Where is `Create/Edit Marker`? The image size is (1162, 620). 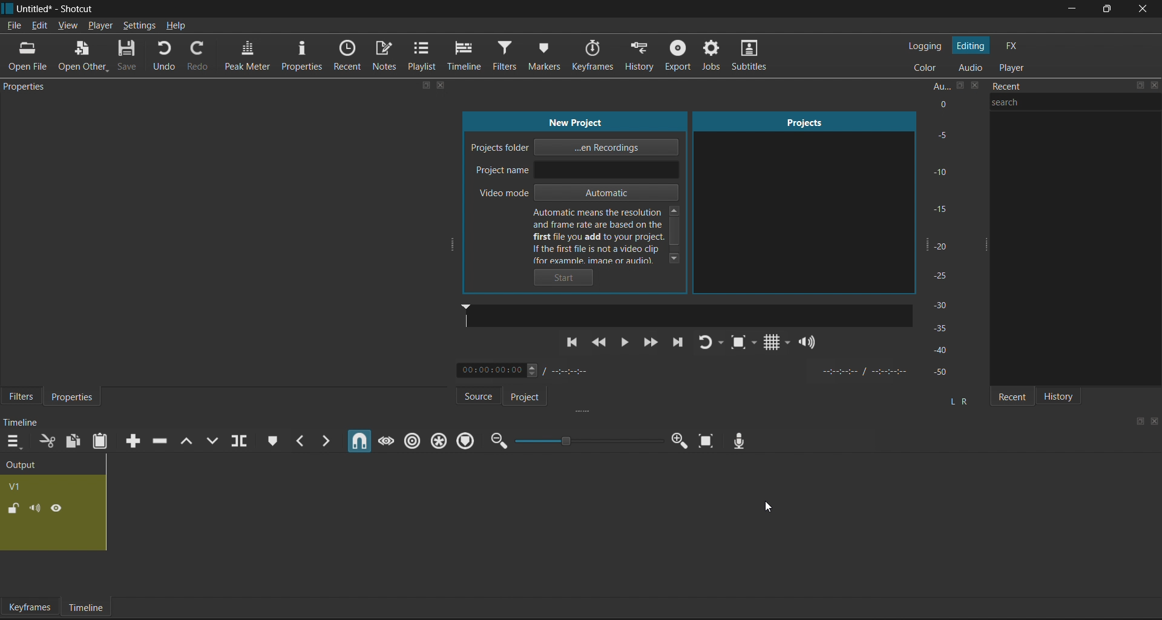 Create/Edit Marker is located at coordinates (269, 439).